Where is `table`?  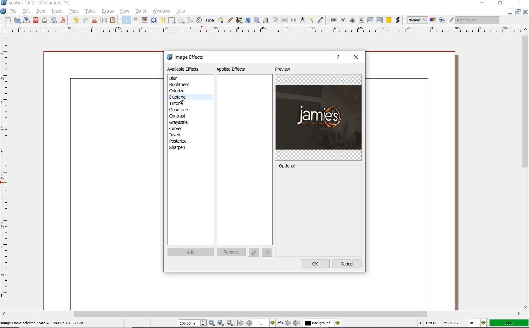
table is located at coordinates (90, 11).